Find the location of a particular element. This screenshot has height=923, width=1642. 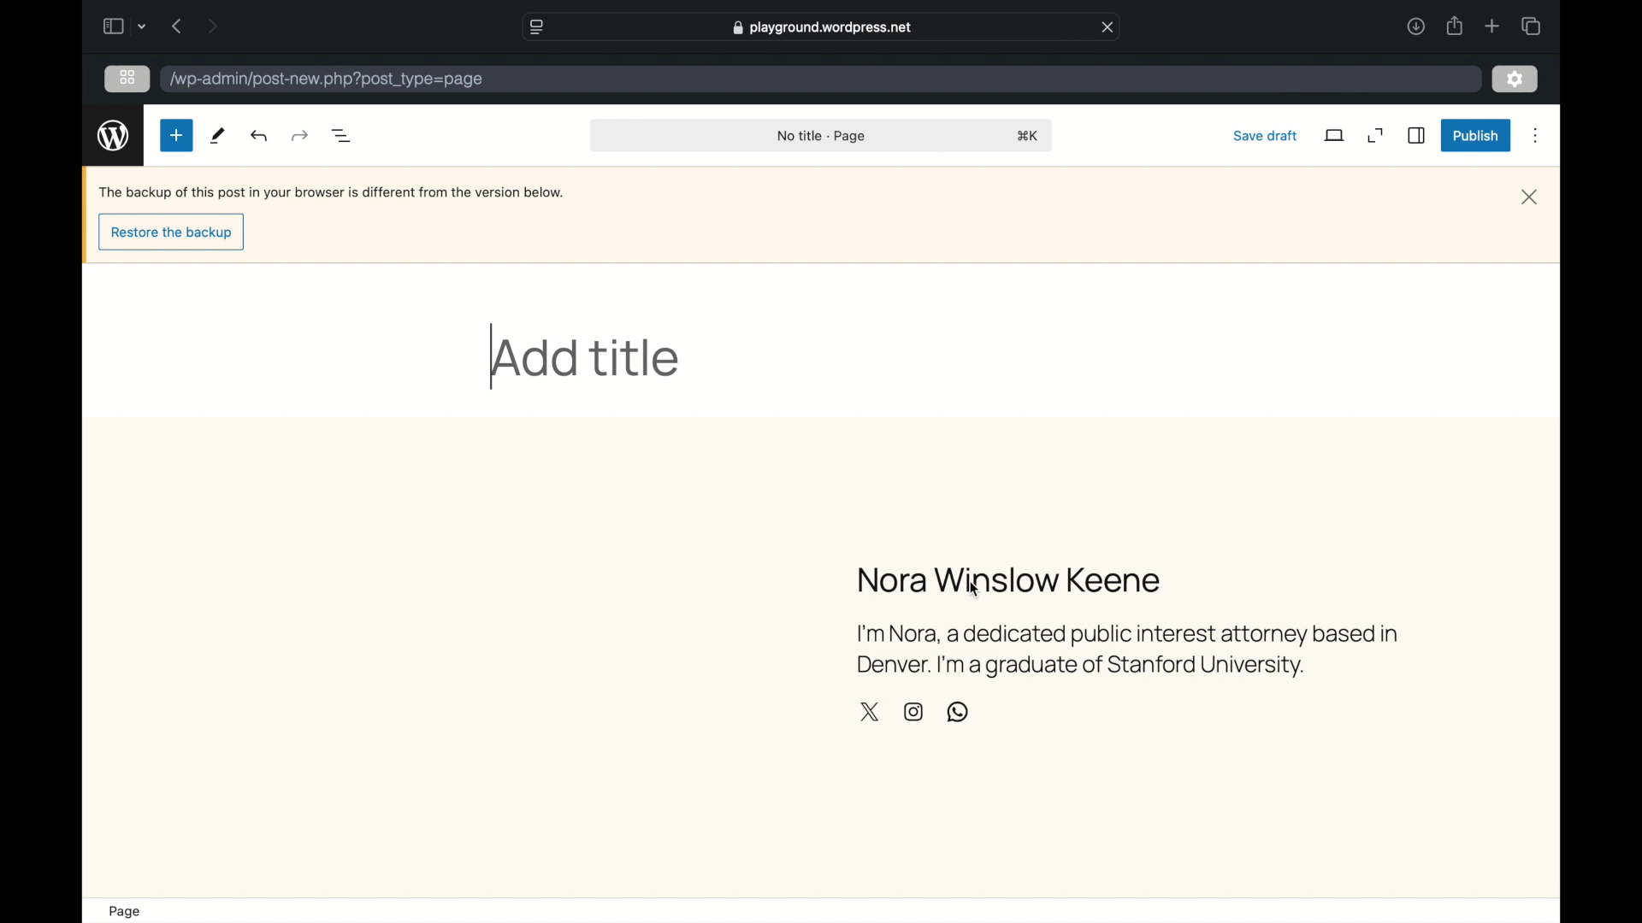

dropdown is located at coordinates (142, 26).